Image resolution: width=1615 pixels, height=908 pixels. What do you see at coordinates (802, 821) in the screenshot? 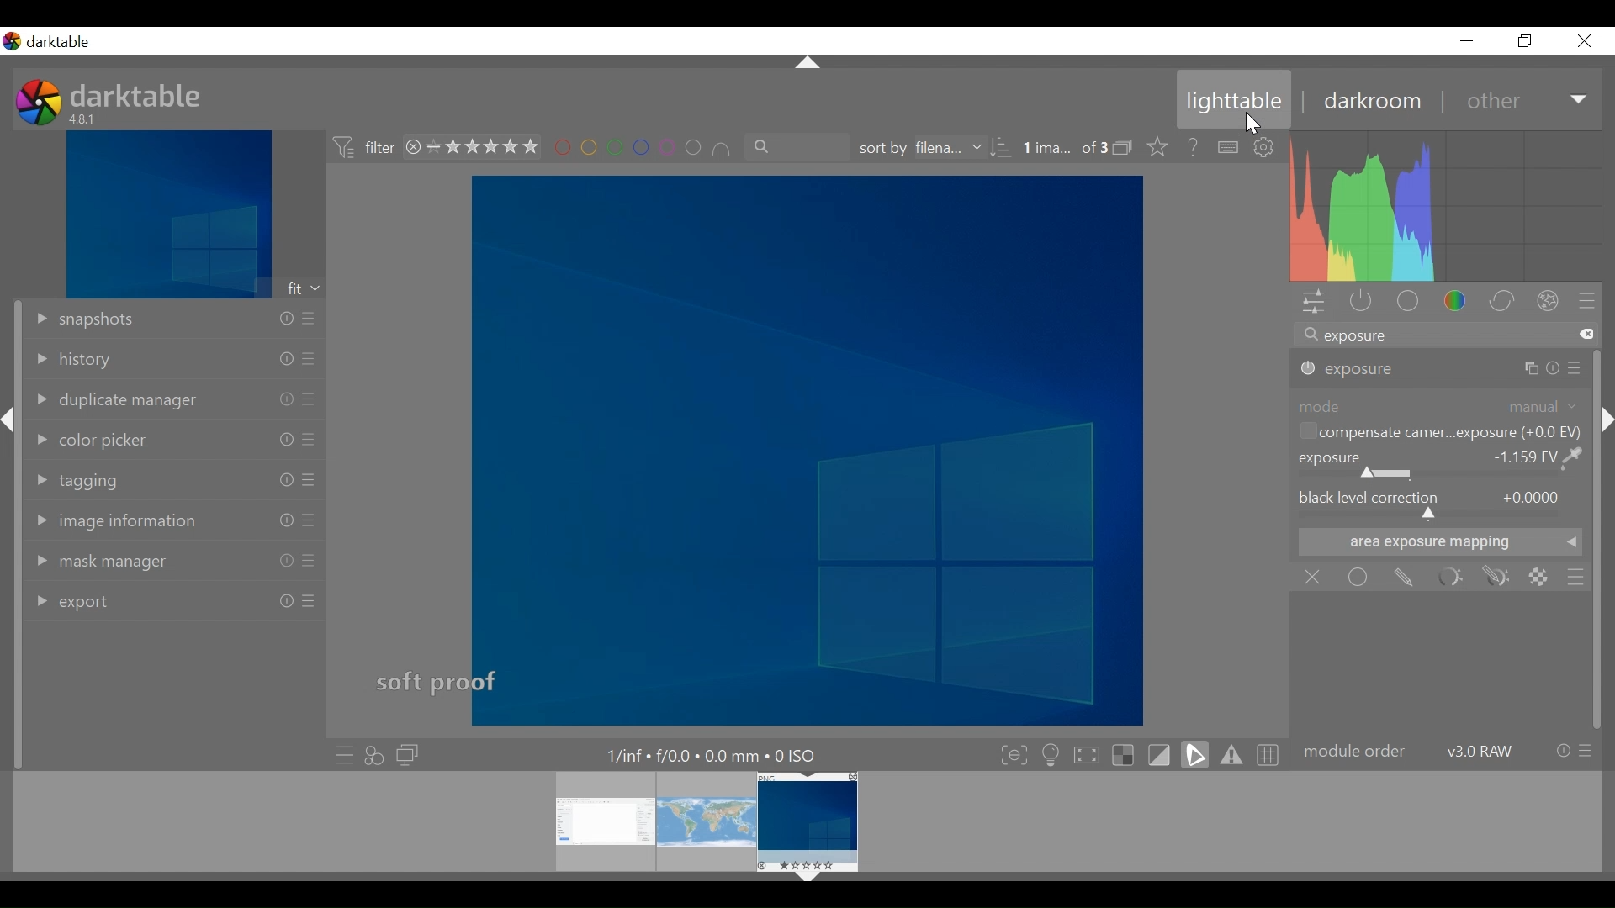
I see `filmstrip` at bounding box center [802, 821].